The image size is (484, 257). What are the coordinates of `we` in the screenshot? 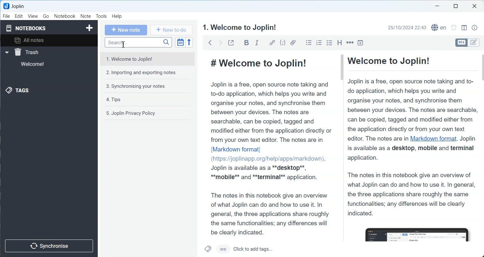 It's located at (223, 249).